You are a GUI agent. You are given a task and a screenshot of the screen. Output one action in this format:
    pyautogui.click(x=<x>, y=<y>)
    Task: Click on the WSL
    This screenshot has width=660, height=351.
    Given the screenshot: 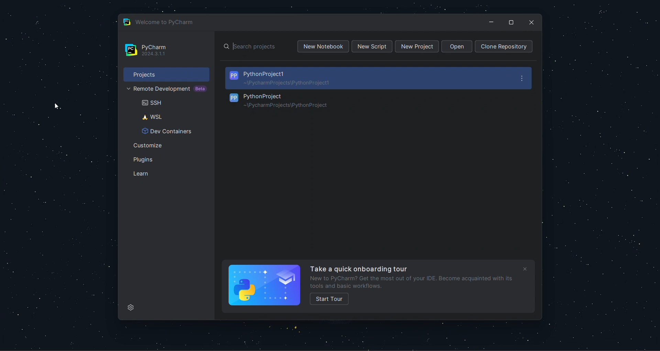 What is the action you would take?
    pyautogui.click(x=171, y=117)
    